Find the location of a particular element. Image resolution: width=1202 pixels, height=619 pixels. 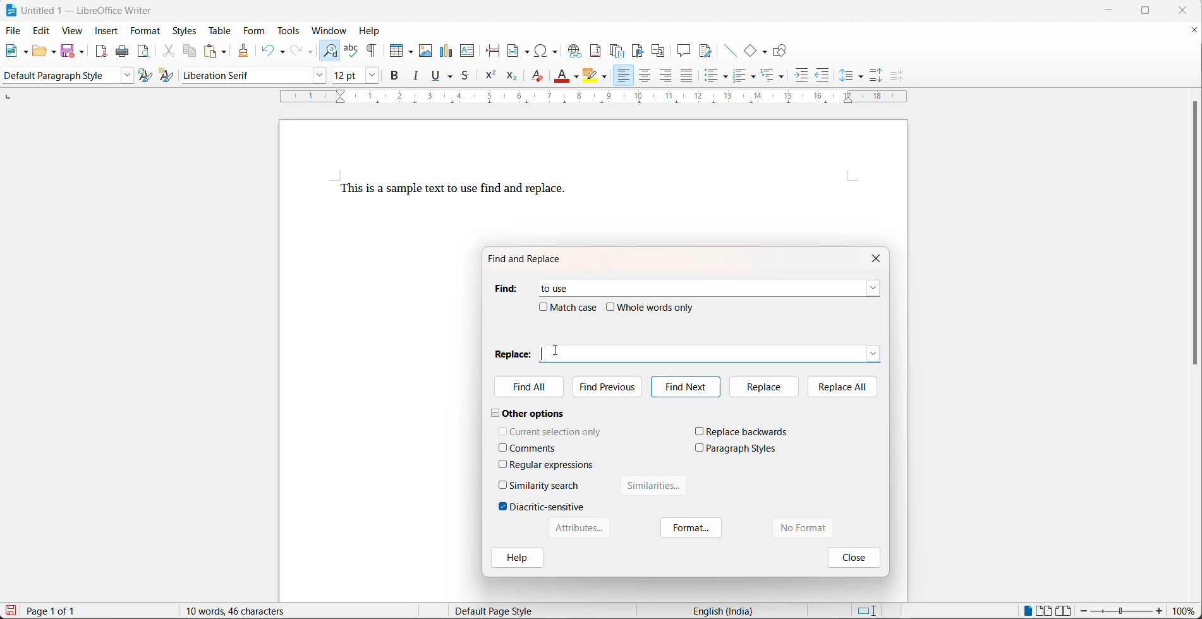

page break is located at coordinates (494, 51).